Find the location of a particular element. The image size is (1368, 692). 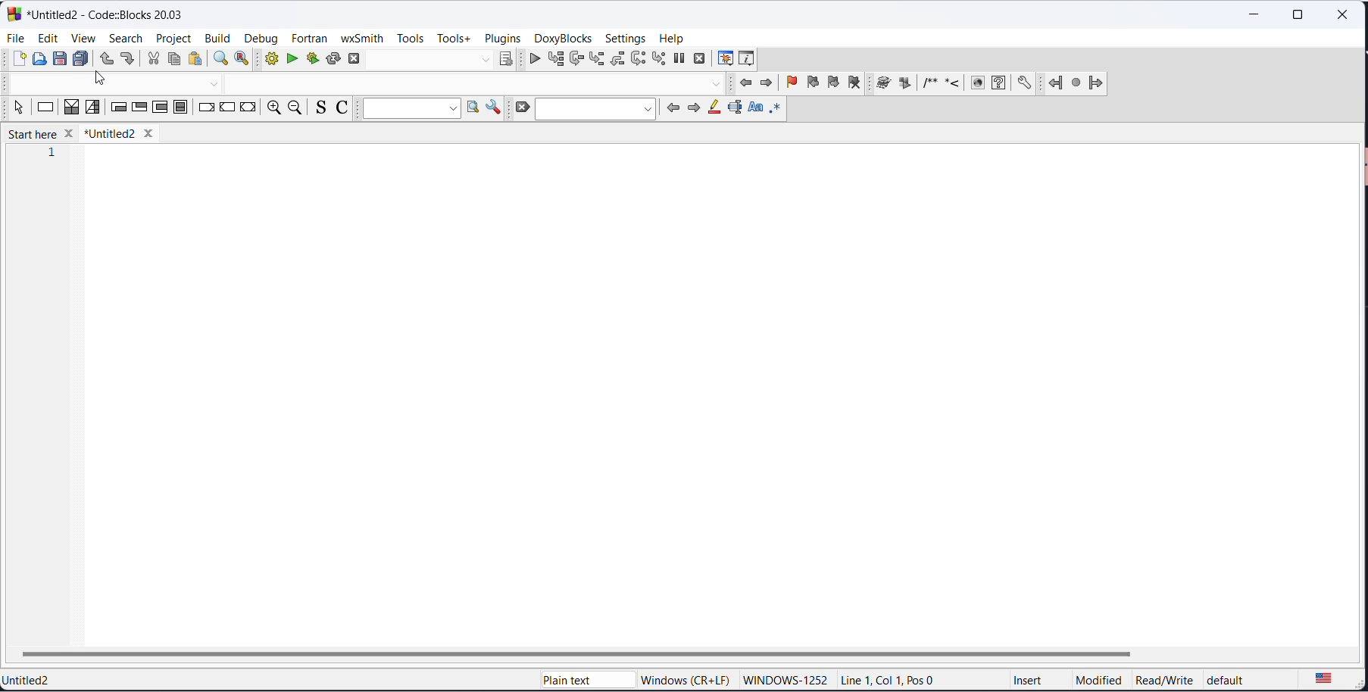

build and run is located at coordinates (311, 58).